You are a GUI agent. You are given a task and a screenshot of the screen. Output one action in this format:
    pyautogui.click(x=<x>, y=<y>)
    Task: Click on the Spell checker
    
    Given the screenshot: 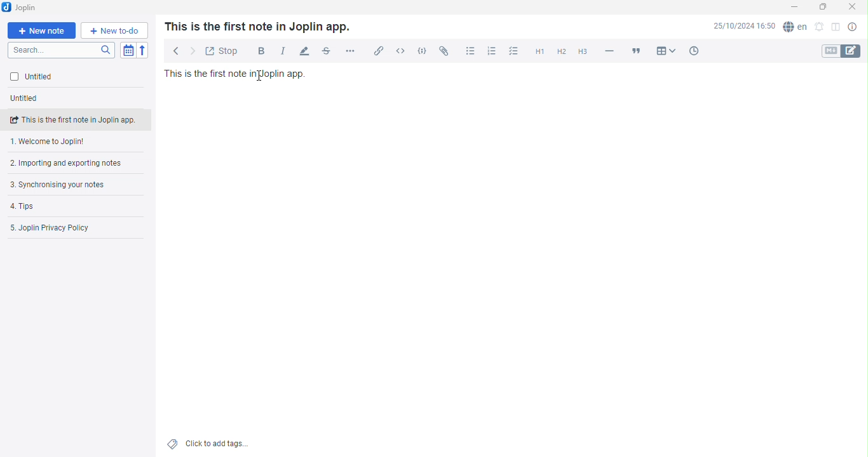 What is the action you would take?
    pyautogui.click(x=794, y=29)
    